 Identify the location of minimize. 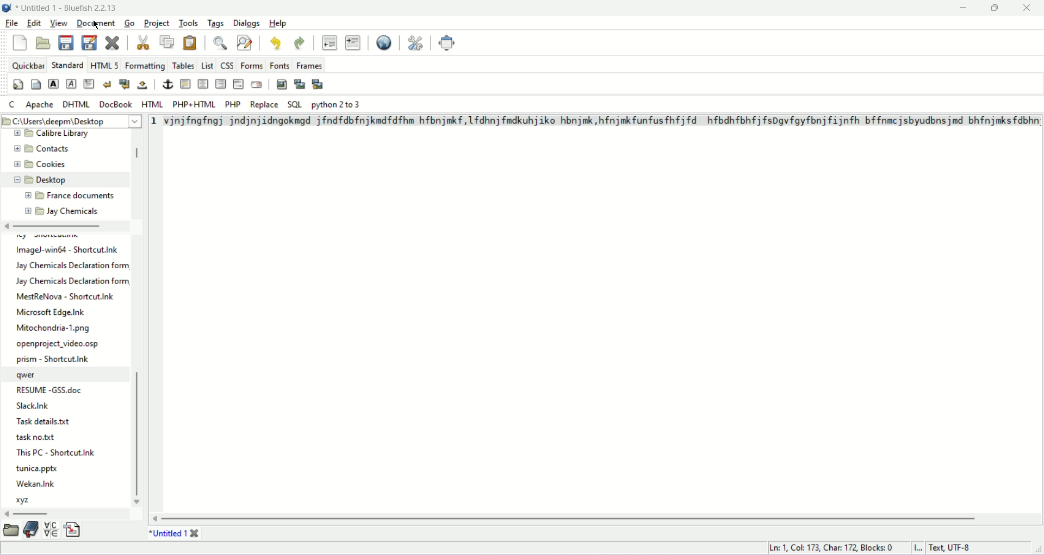
(964, 8).